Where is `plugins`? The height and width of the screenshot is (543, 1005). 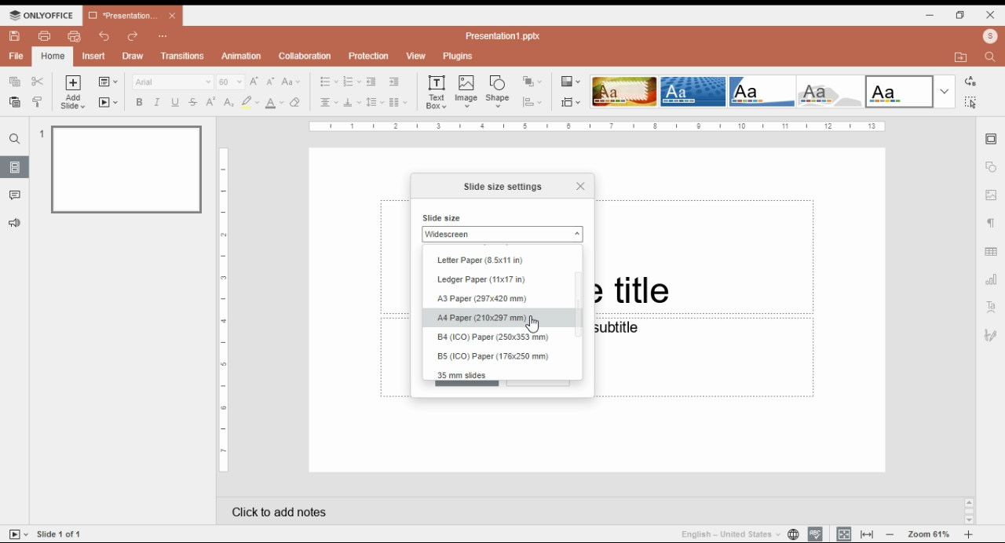
plugins is located at coordinates (459, 56).